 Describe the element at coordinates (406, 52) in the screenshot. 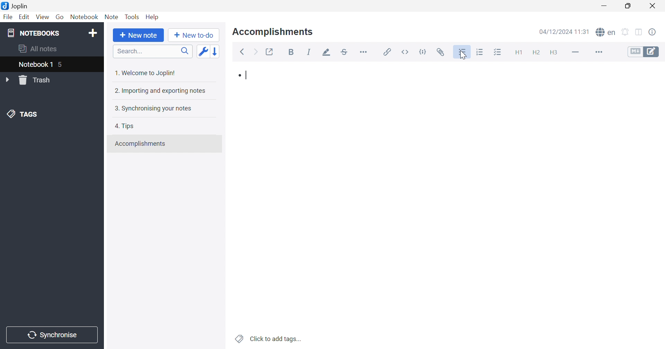

I see `inline code` at that location.